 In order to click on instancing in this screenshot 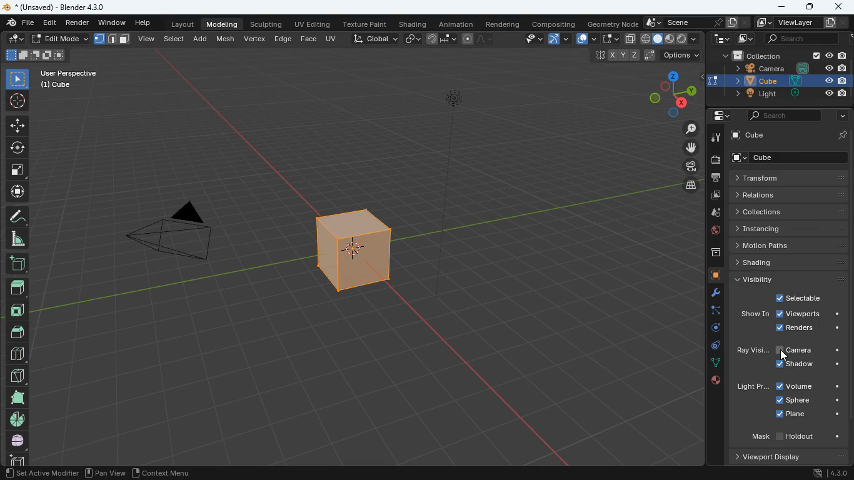, I will do `click(786, 229)`.